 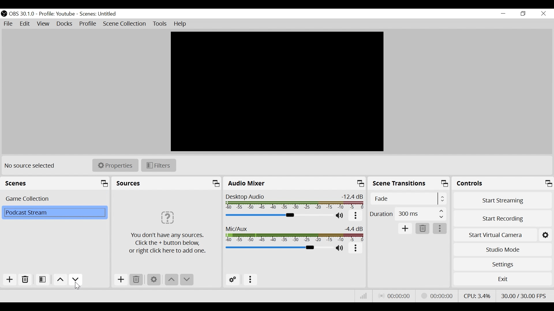 I want to click on Profile, so click(x=88, y=24).